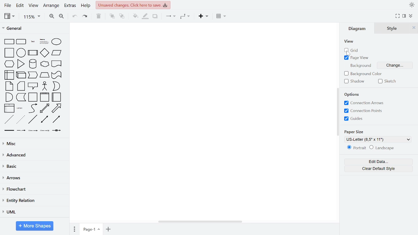 The width and height of the screenshot is (418, 235). I want to click on arrange, so click(52, 6).